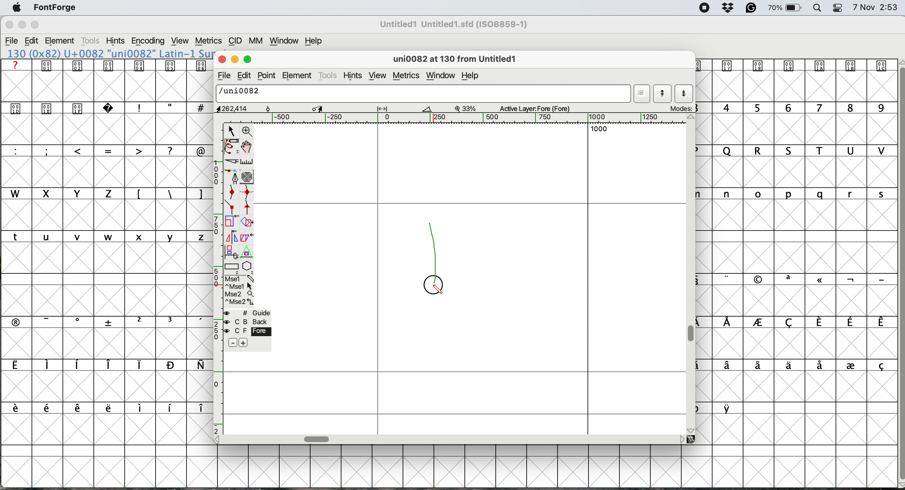 The height and width of the screenshot is (490, 905). I want to click on view, so click(181, 41).